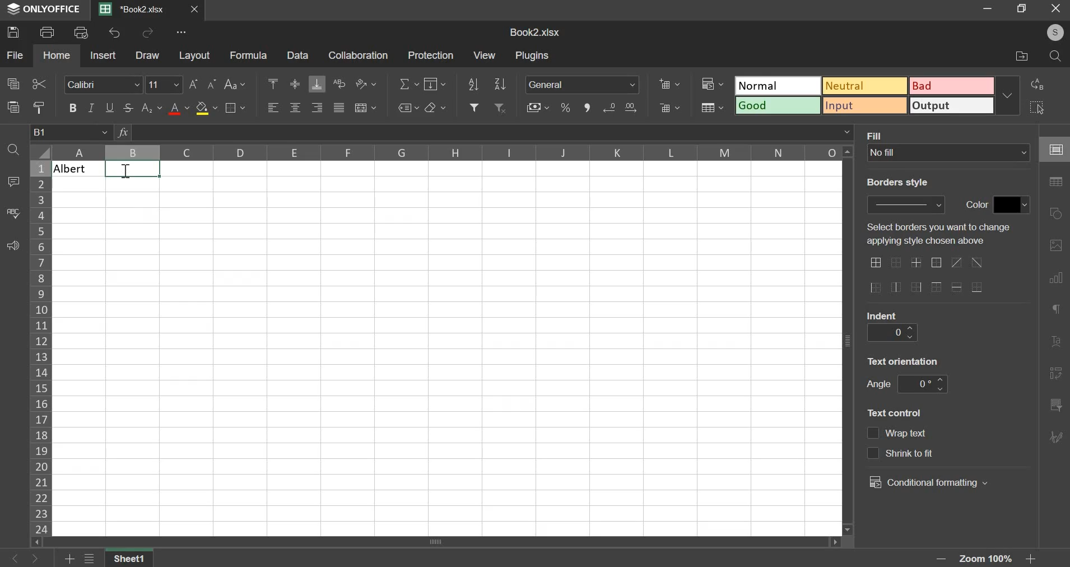 This screenshot has height=567, width=1070. I want to click on , so click(1058, 438).